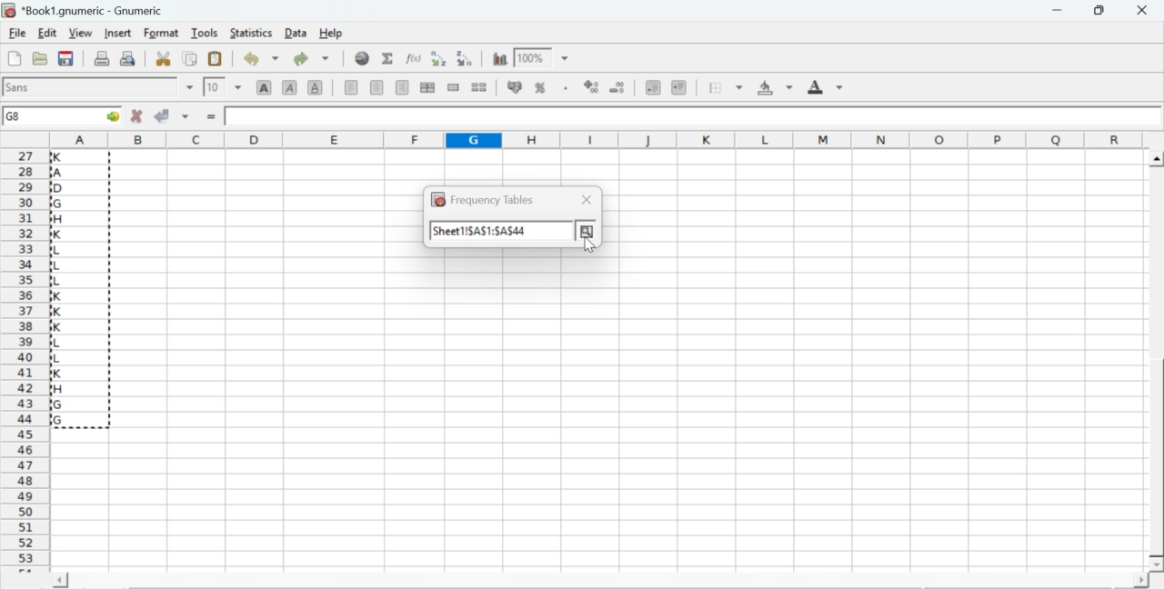  What do you see at coordinates (500, 57) in the screenshot?
I see `insert chart` at bounding box center [500, 57].